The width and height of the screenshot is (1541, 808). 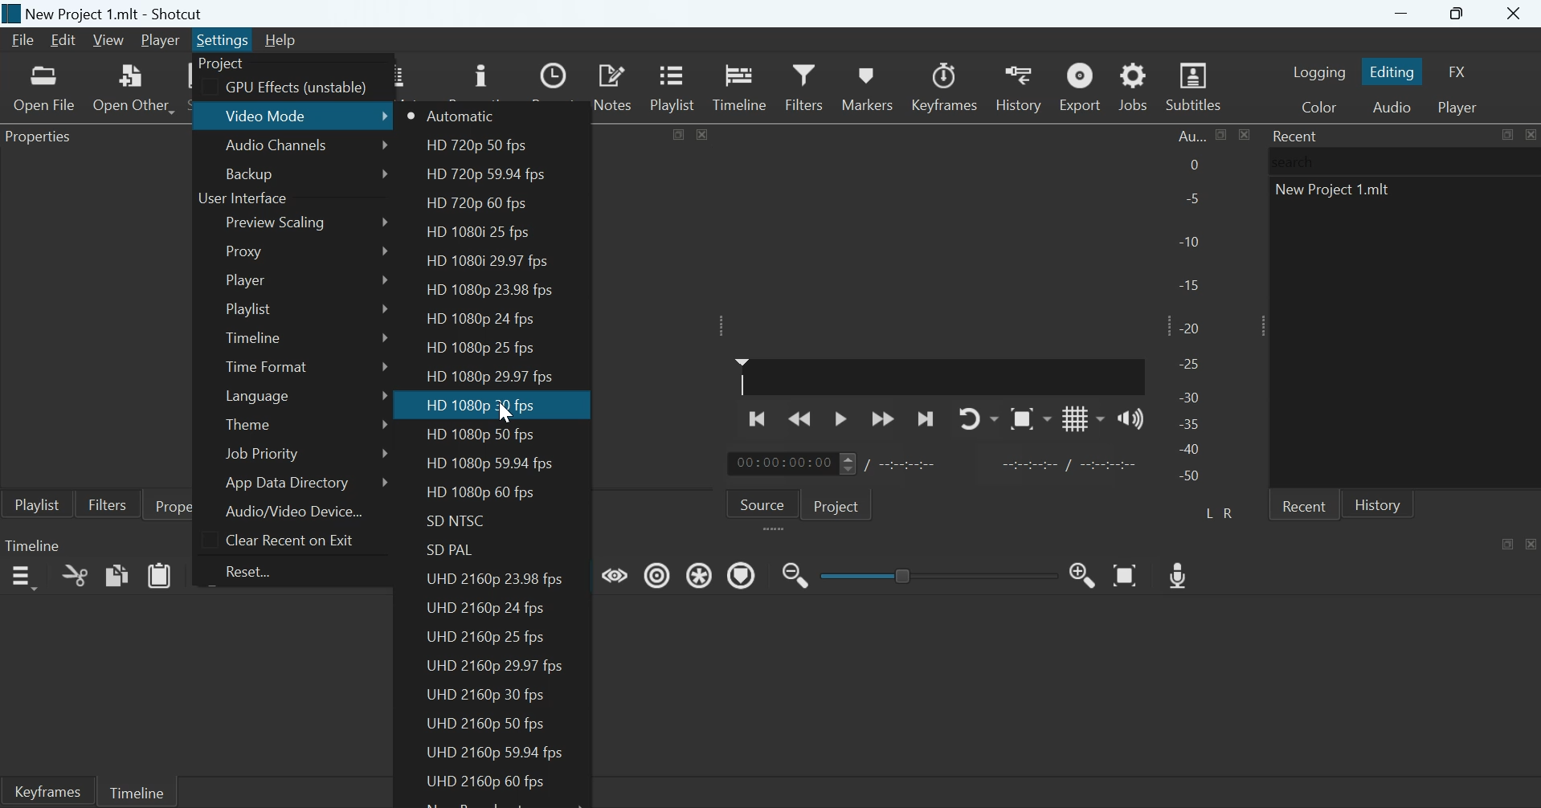 I want to click on Playhead, so click(x=742, y=376).